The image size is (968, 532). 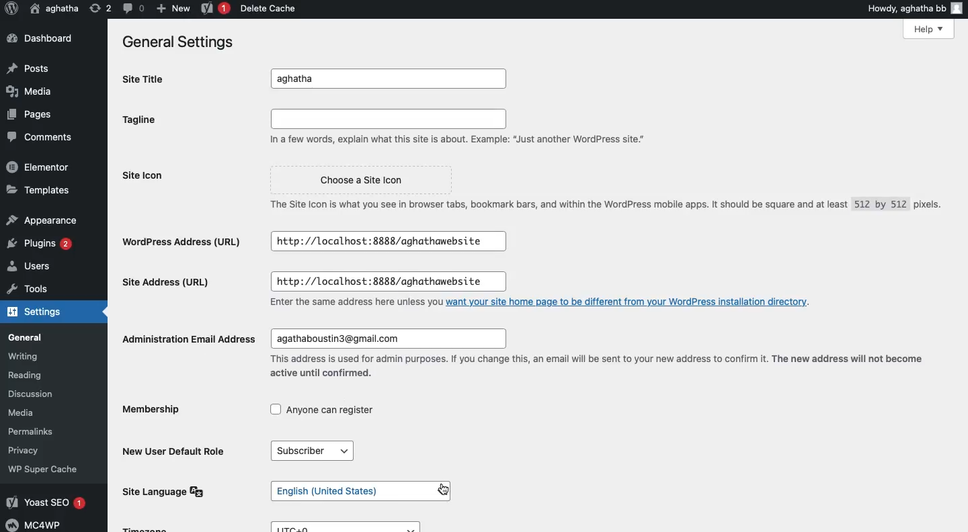 I want to click on Delete cache, so click(x=266, y=8).